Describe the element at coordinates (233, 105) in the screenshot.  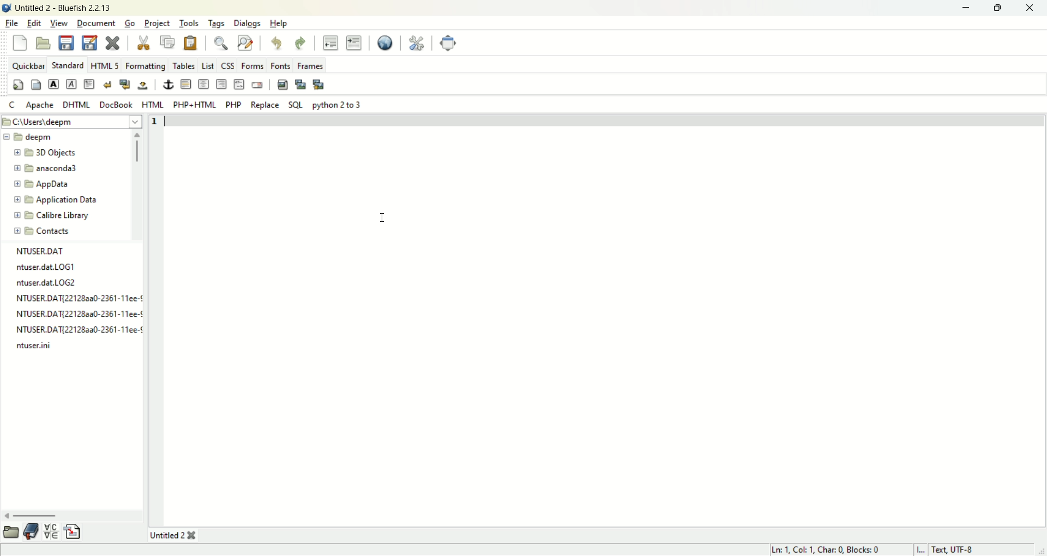
I see `PHP` at that location.